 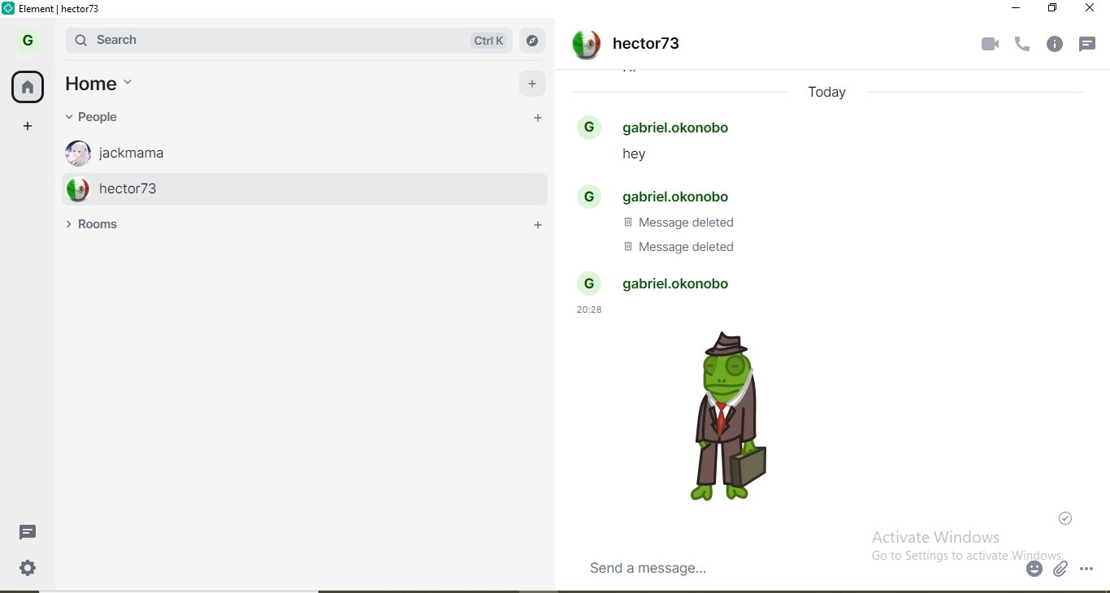 What do you see at coordinates (1053, 8) in the screenshot?
I see `restore` at bounding box center [1053, 8].